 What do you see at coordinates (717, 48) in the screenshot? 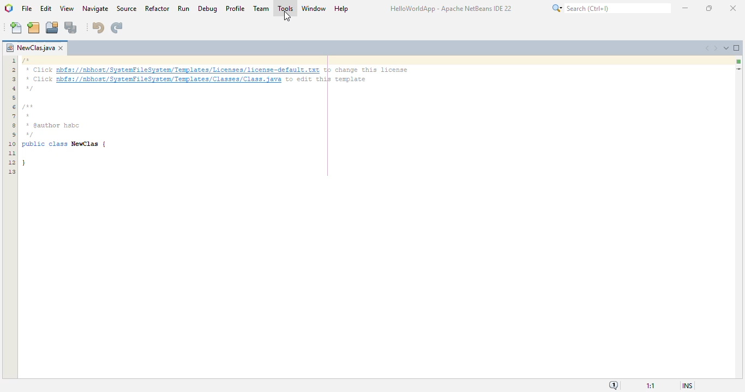
I see `scroll documents right` at bounding box center [717, 48].